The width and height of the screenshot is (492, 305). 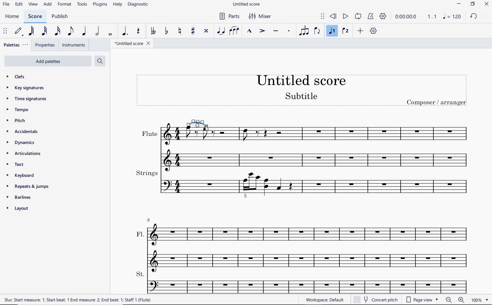 What do you see at coordinates (303, 282) in the screenshot?
I see `St.` at bounding box center [303, 282].